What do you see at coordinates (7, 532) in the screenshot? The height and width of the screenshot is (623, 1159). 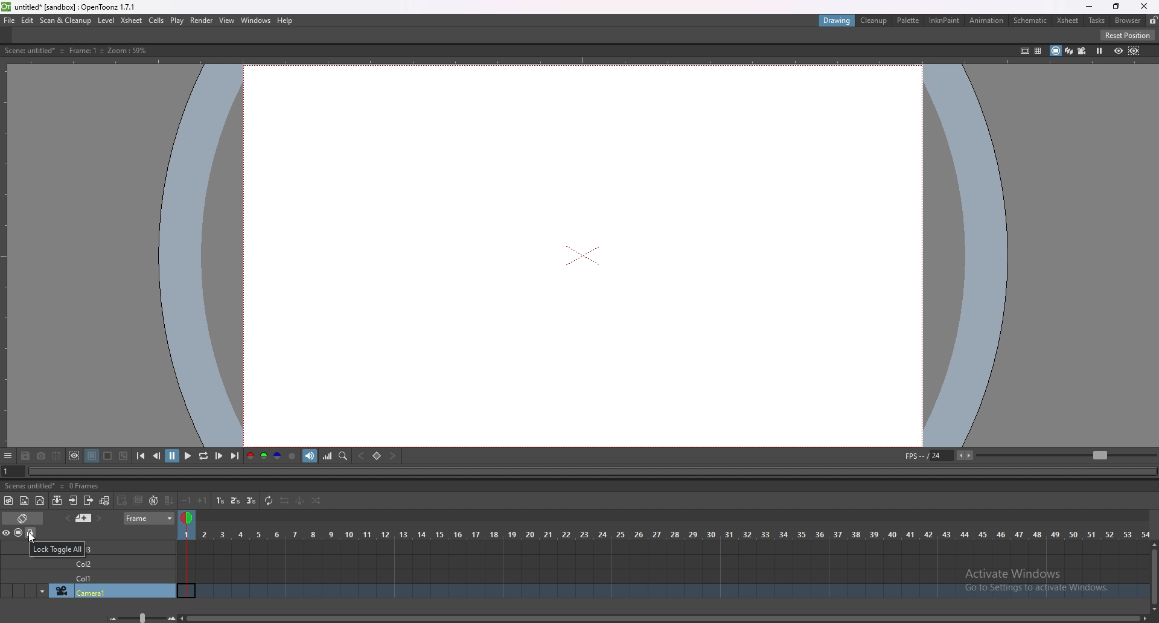 I see `preview toggle` at bounding box center [7, 532].